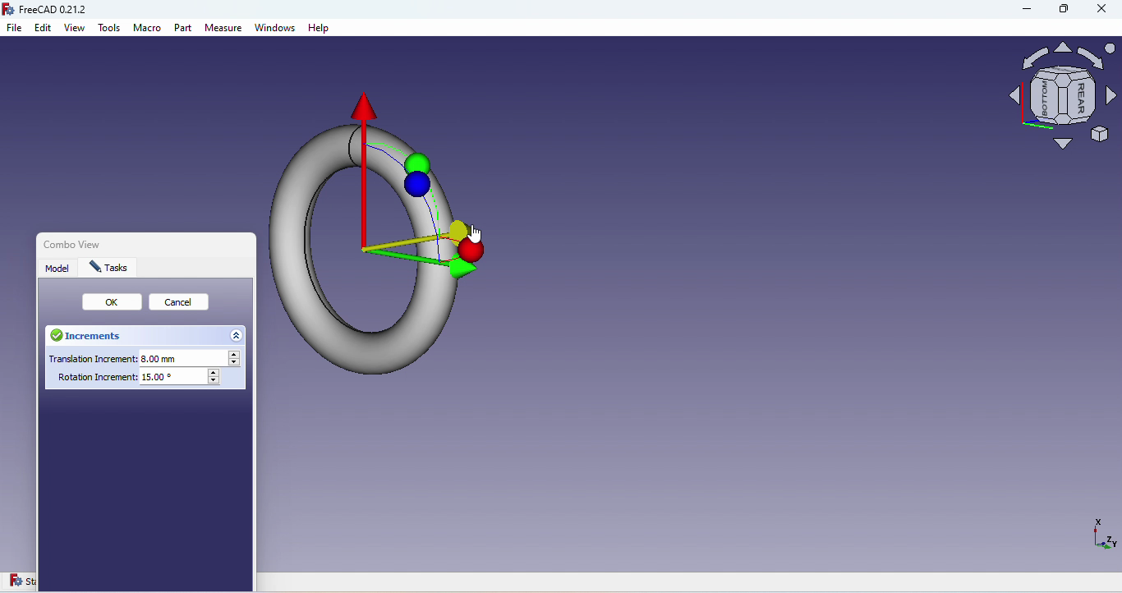 The image size is (1122, 593). Describe the element at coordinates (110, 268) in the screenshot. I see `Tasks` at that location.